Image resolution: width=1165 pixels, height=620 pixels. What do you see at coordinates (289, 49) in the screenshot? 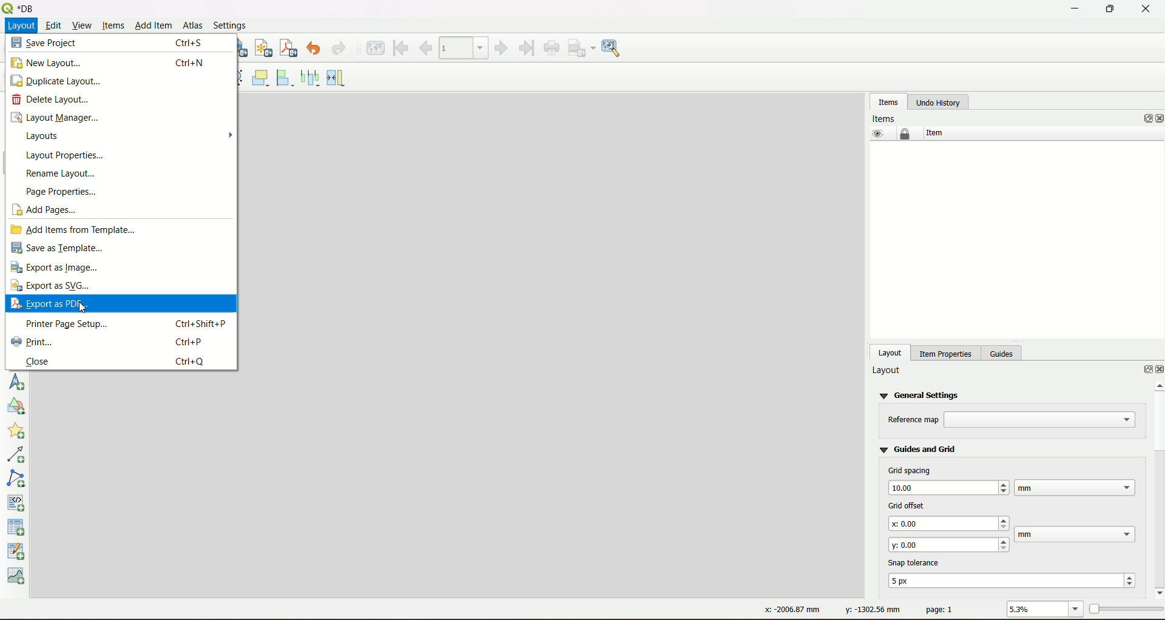
I see `export as pdf` at bounding box center [289, 49].